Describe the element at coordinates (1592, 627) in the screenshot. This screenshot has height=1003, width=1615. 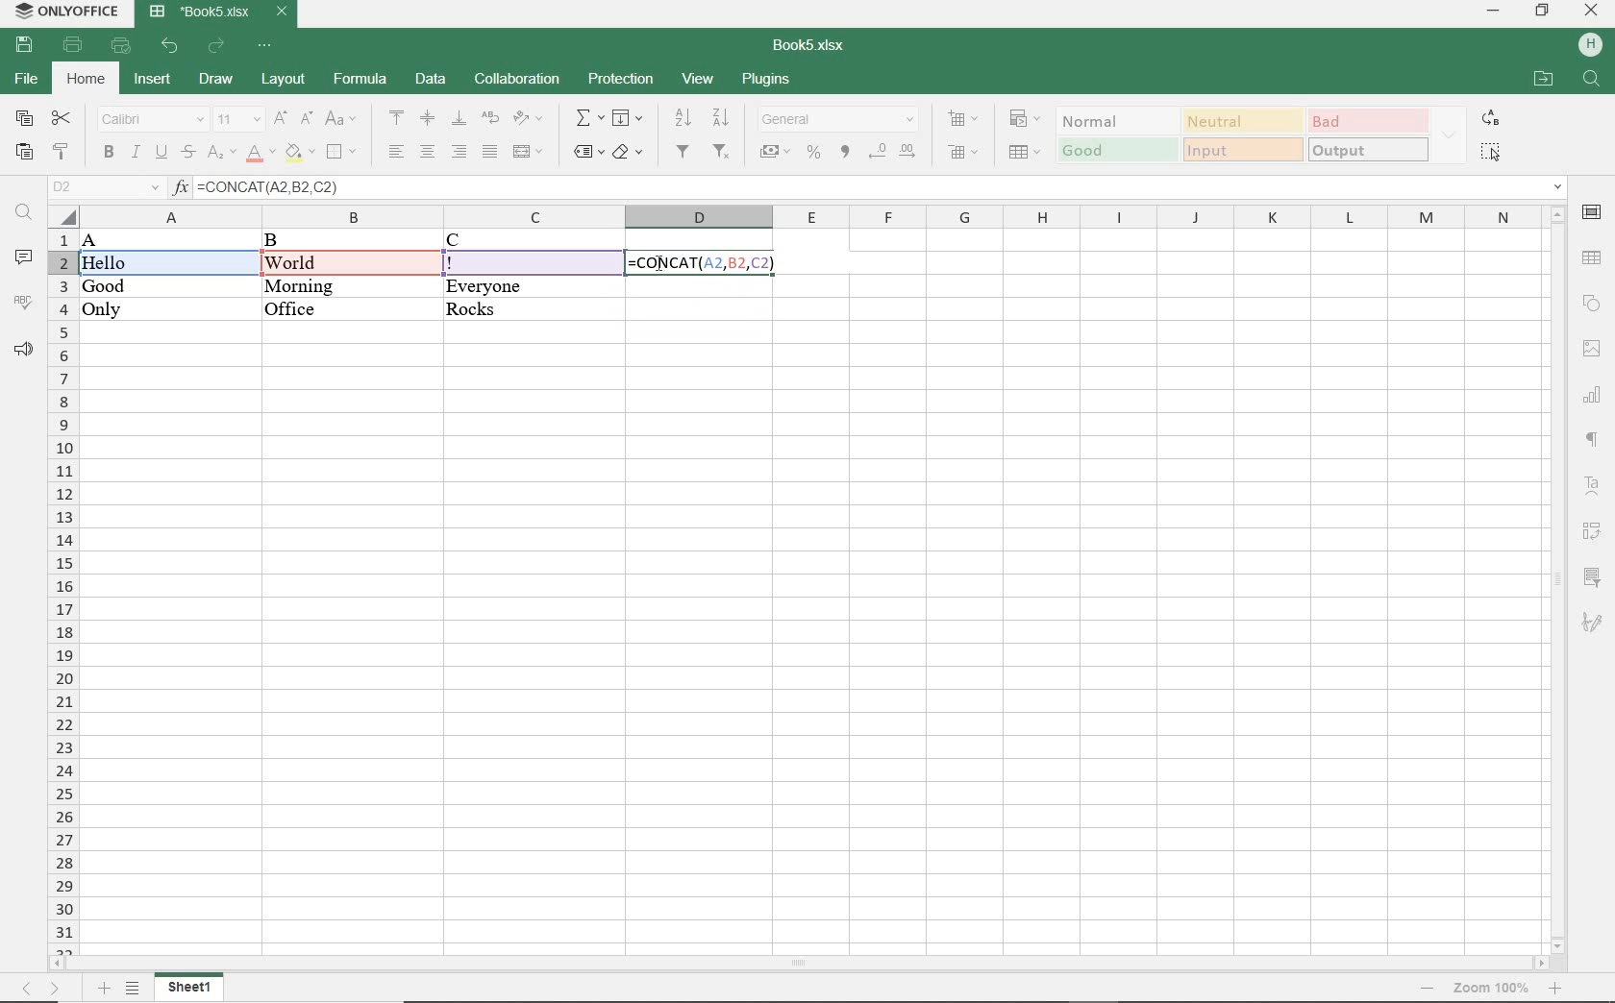
I see `` at that location.